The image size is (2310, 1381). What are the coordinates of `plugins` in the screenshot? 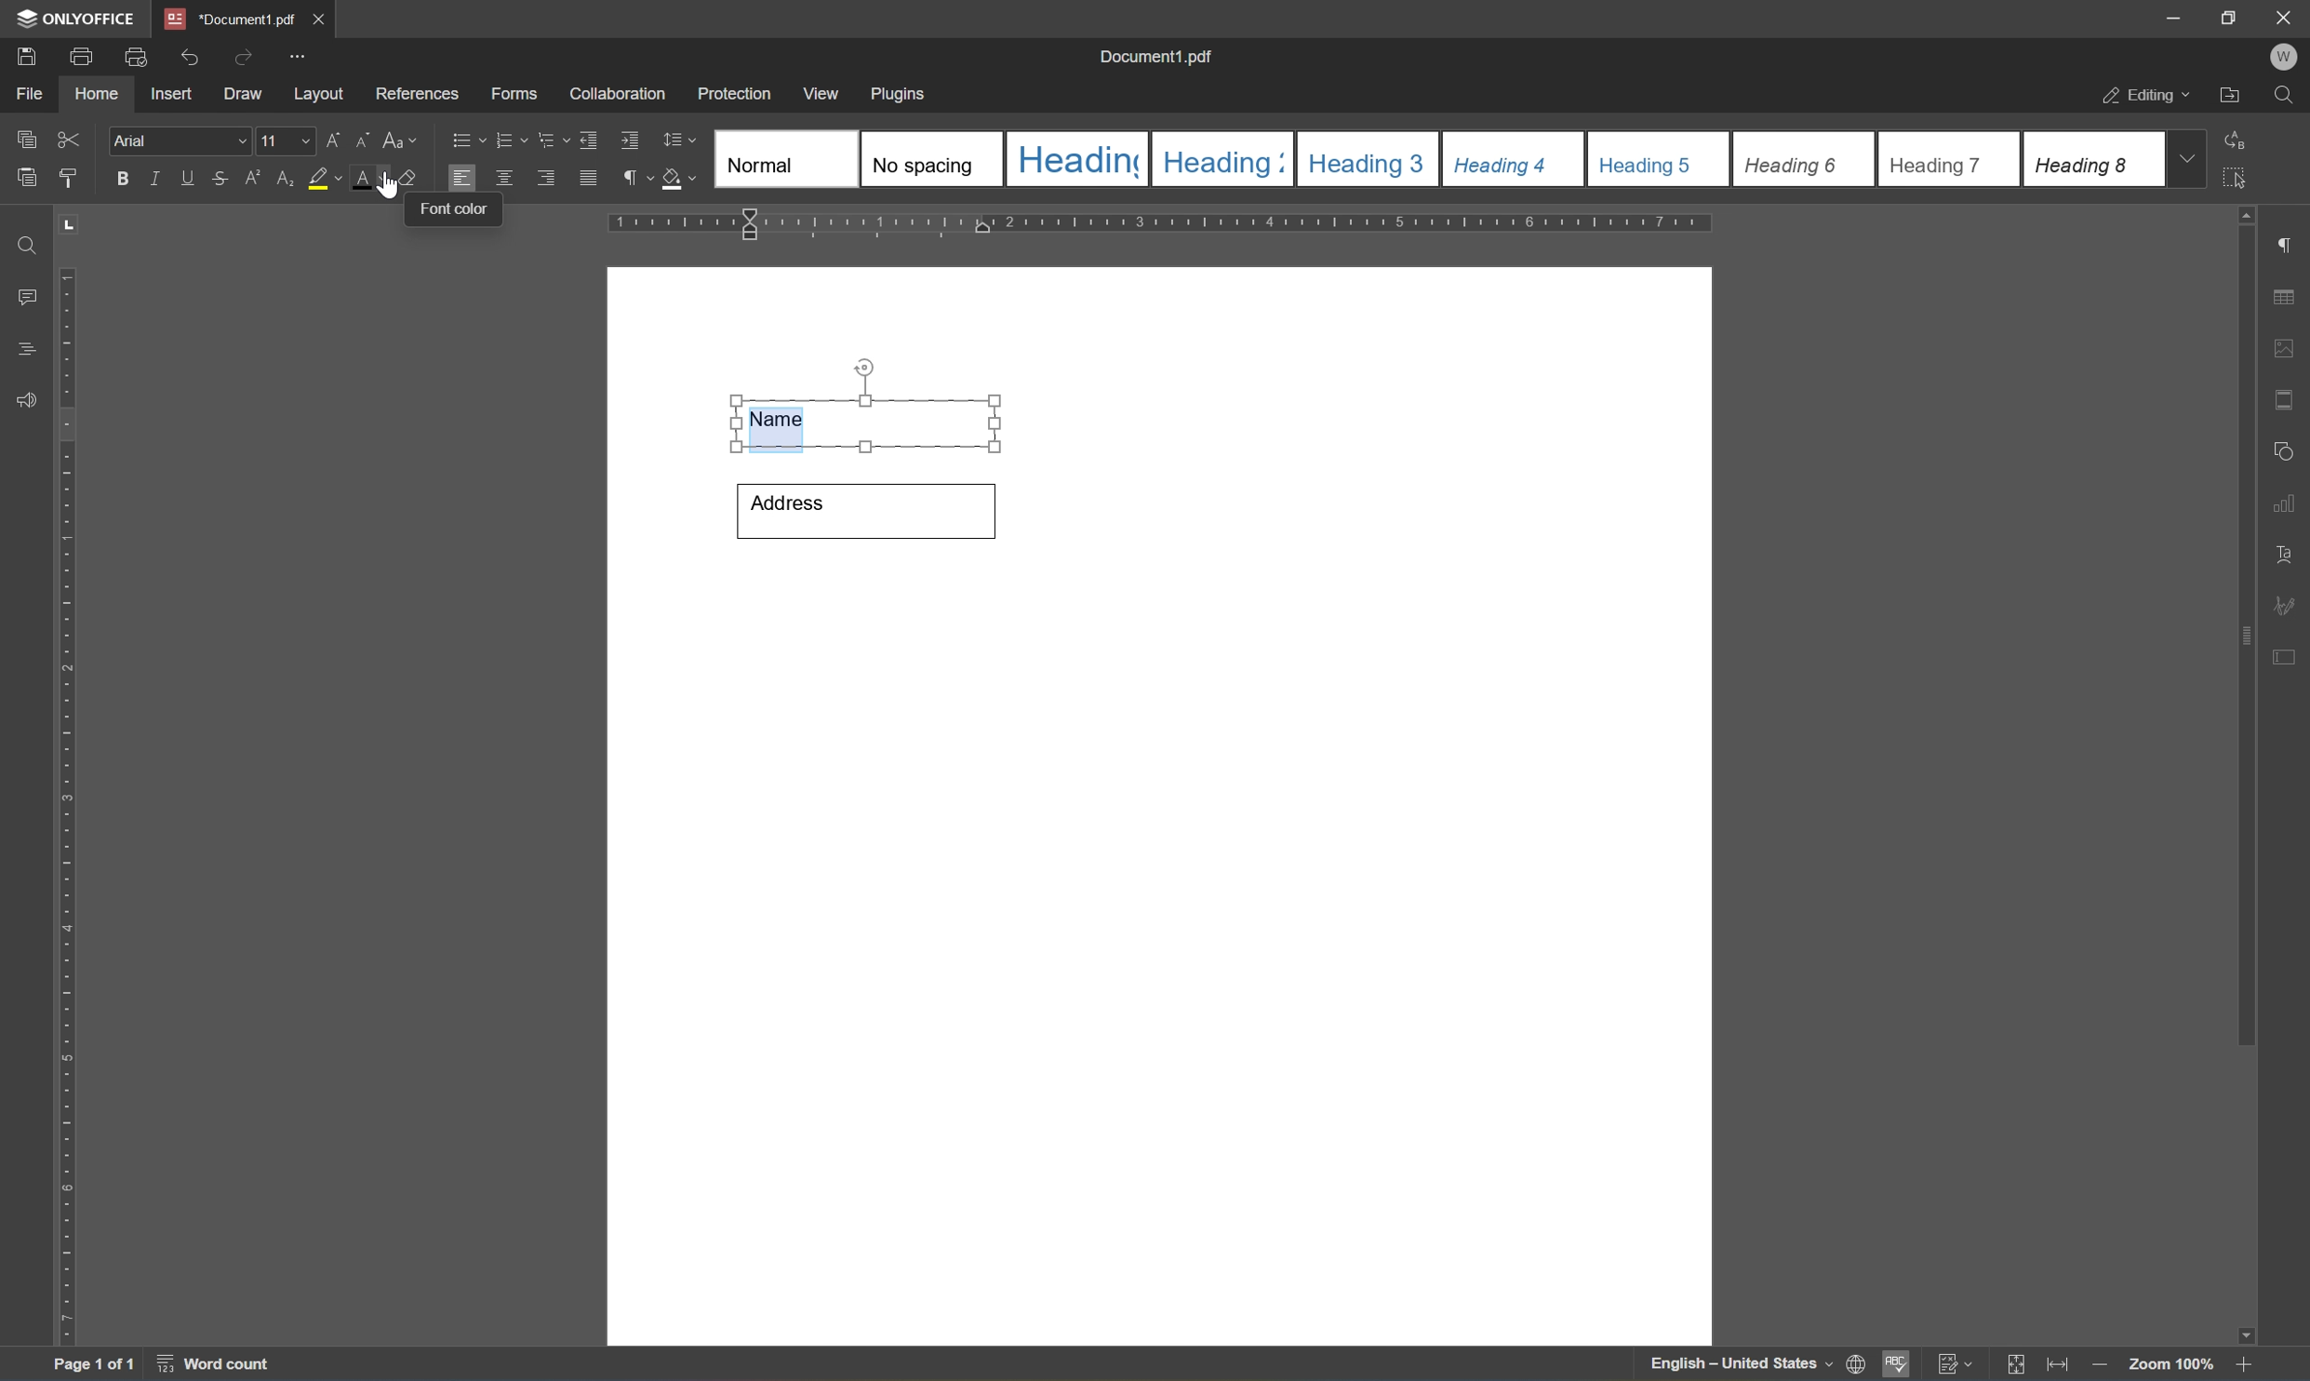 It's located at (905, 92).